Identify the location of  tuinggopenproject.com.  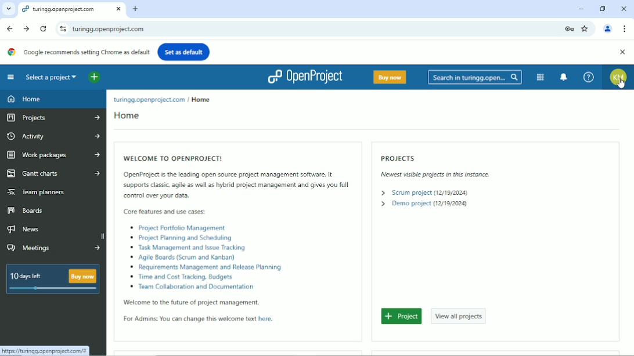
(66, 9).